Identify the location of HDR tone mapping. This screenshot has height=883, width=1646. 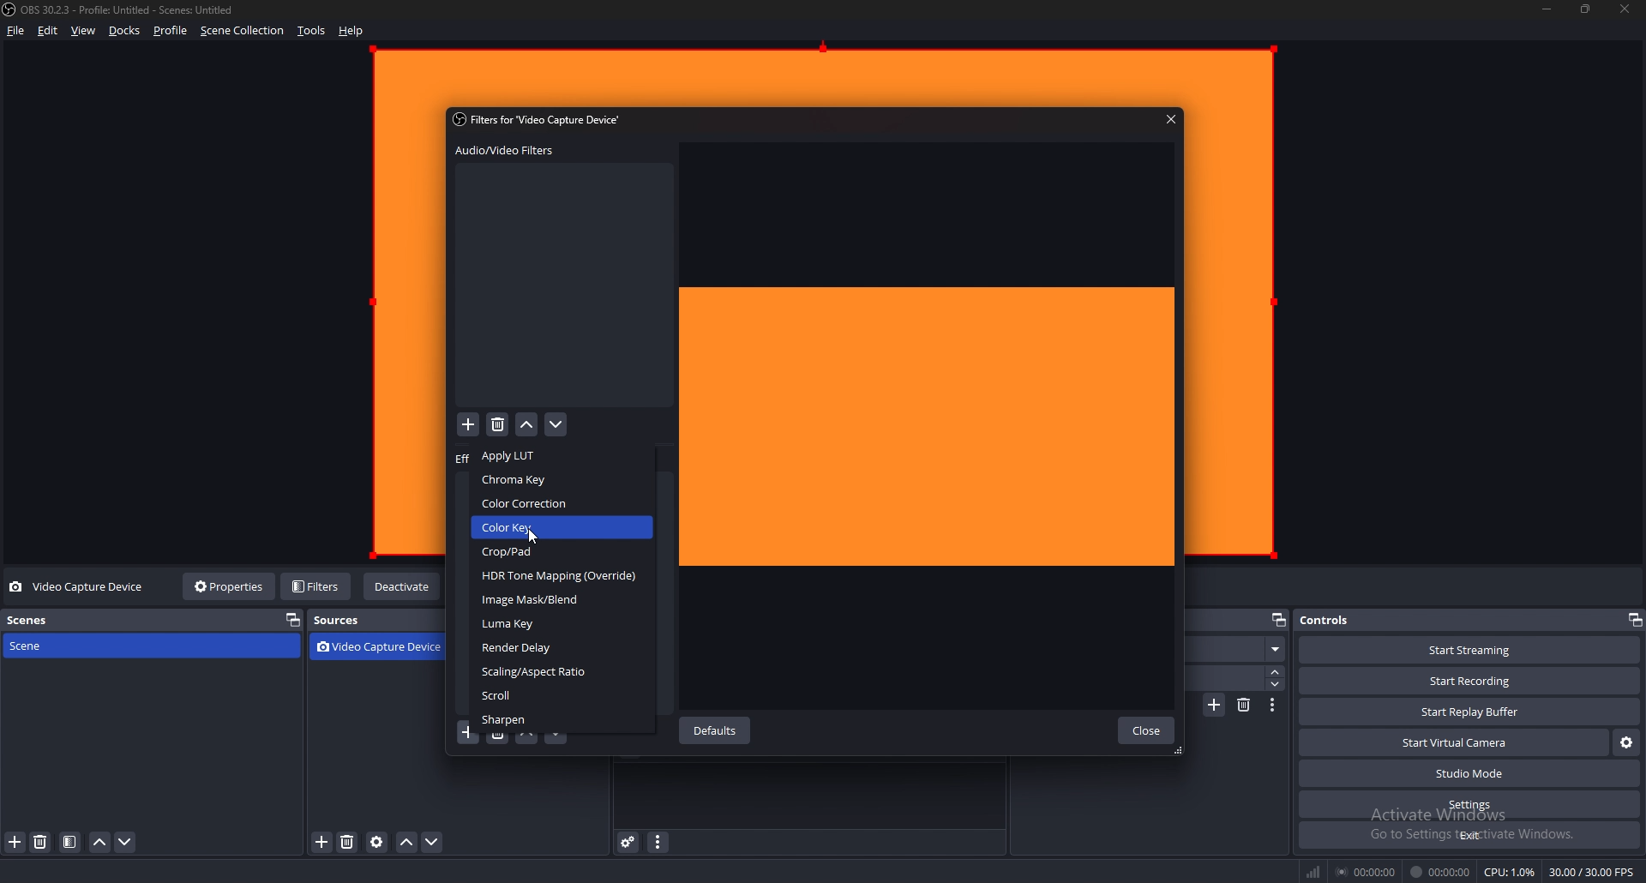
(562, 576).